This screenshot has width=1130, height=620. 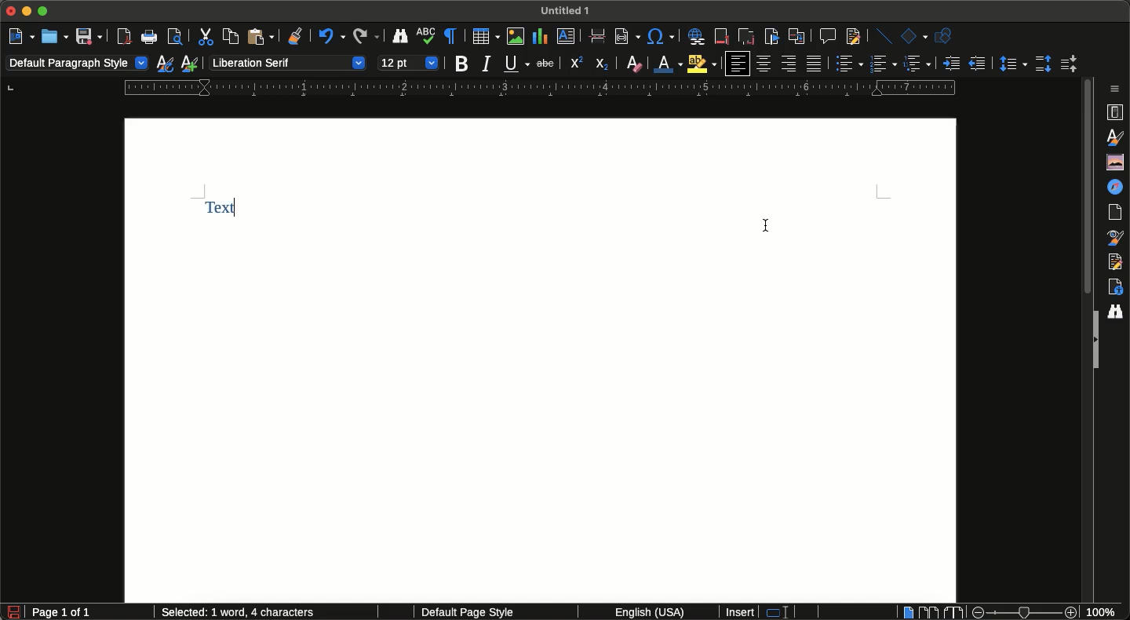 I want to click on Clear direct formatting, so click(x=634, y=64).